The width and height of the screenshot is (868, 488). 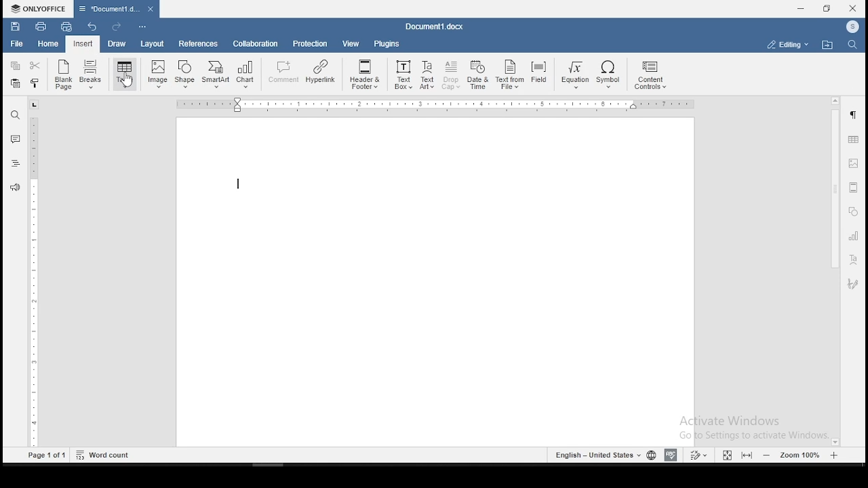 What do you see at coordinates (364, 75) in the screenshot?
I see `Header & Footer` at bounding box center [364, 75].